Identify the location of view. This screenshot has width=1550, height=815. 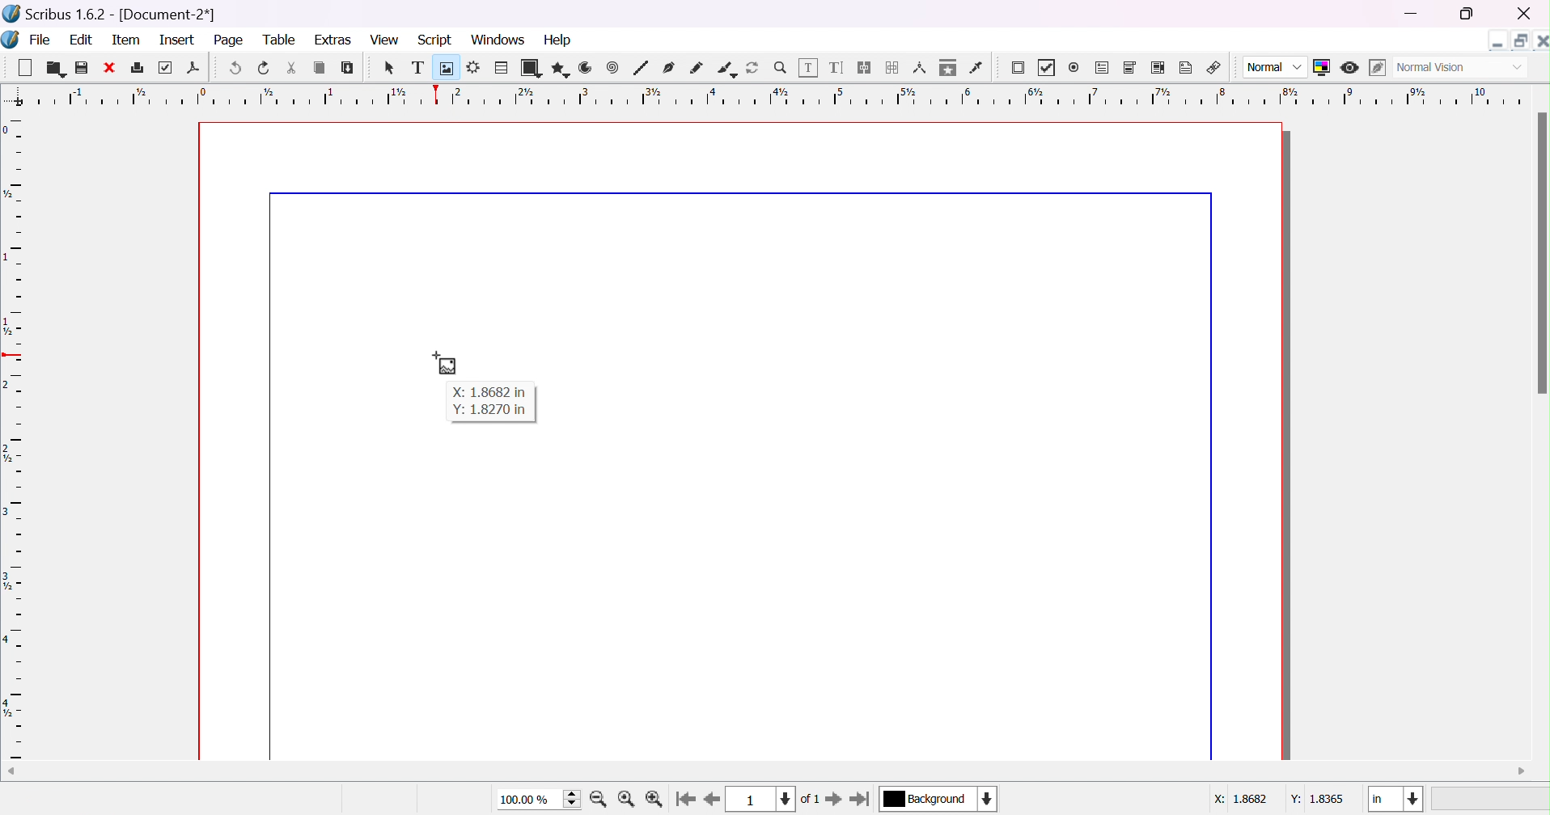
(382, 39).